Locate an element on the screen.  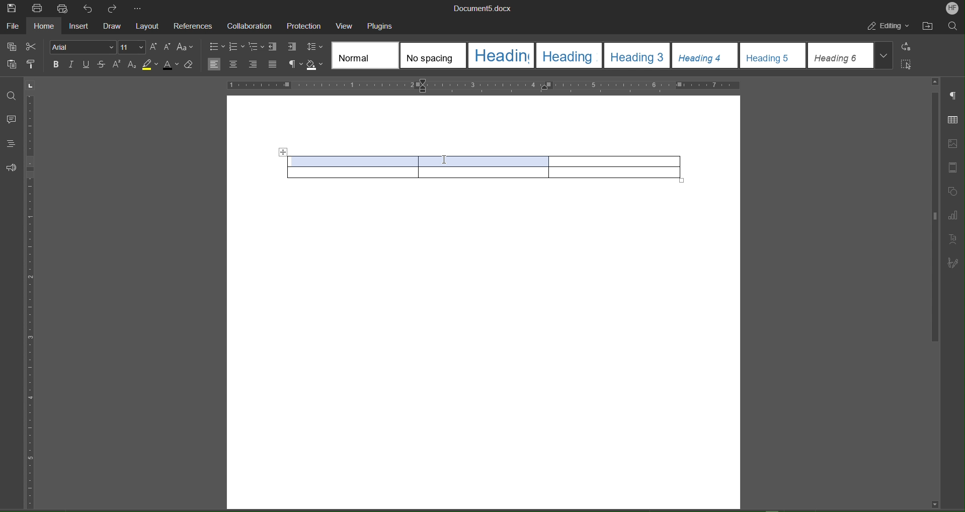
Comment is located at coordinates (12, 120).